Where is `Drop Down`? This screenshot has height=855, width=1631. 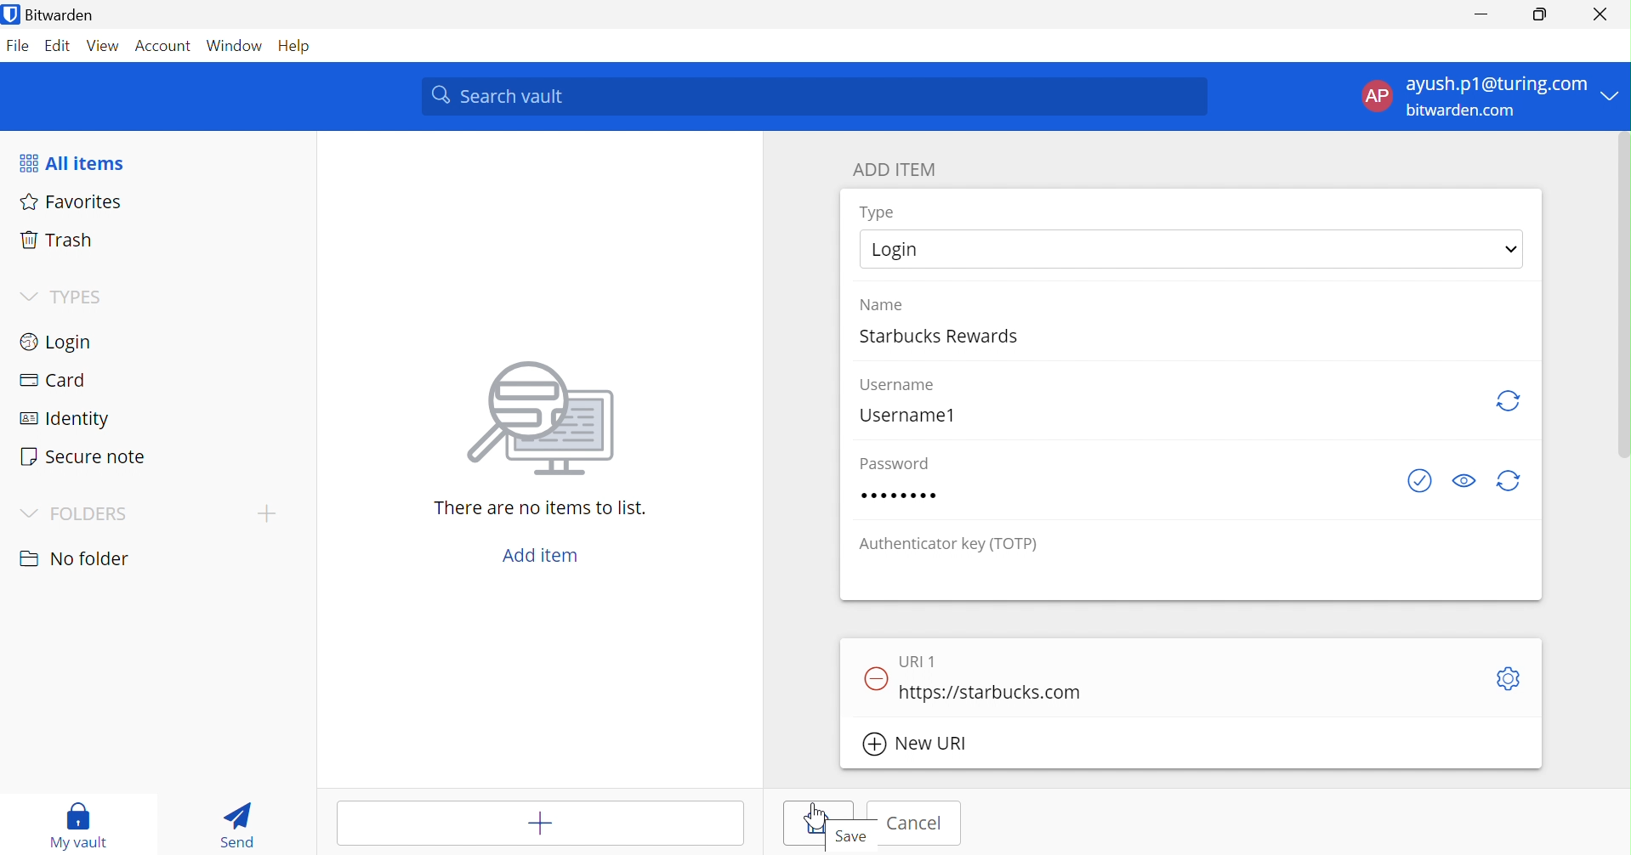
Drop Down is located at coordinates (1514, 250).